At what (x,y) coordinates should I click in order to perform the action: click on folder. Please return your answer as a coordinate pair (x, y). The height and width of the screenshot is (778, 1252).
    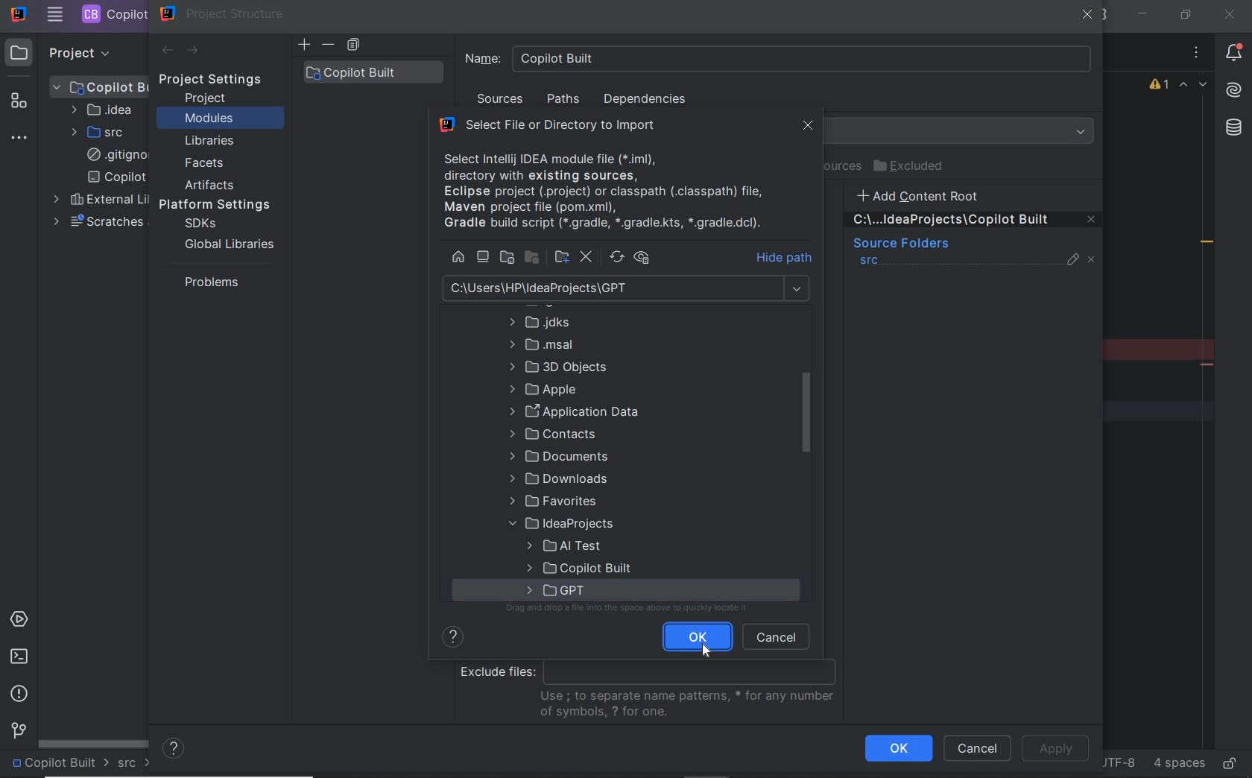
    Looking at the image, I should click on (563, 544).